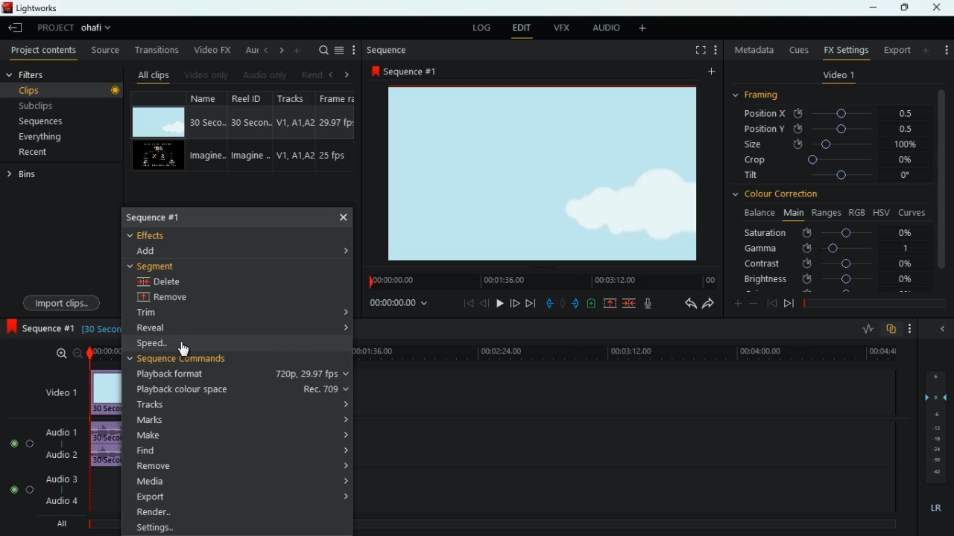  Describe the element at coordinates (827, 264) in the screenshot. I see `contrast` at that location.